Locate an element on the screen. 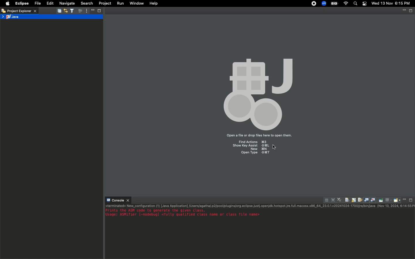  Remove launch is located at coordinates (334, 200).